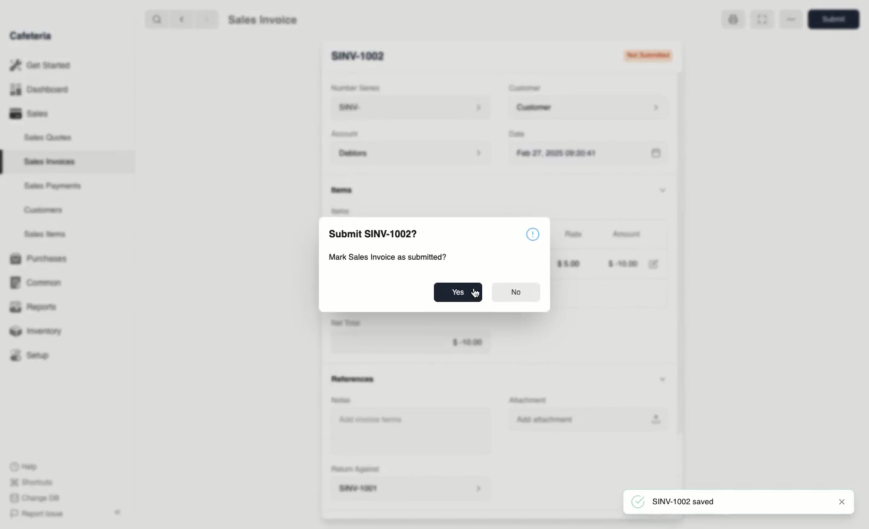 The width and height of the screenshot is (869, 529). I want to click on Sales Items, so click(45, 234).